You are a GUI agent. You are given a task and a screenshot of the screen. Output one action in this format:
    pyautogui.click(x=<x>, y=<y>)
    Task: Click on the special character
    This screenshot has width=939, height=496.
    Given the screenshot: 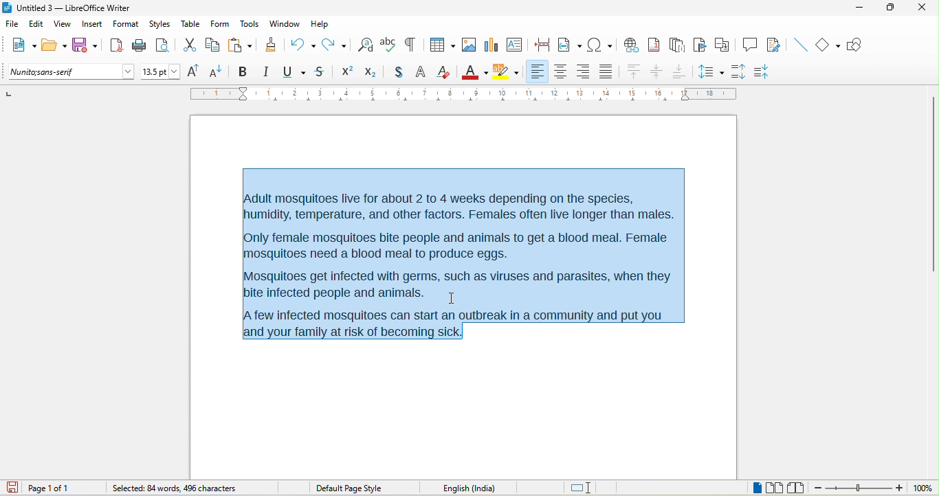 What is the action you would take?
    pyautogui.click(x=599, y=44)
    